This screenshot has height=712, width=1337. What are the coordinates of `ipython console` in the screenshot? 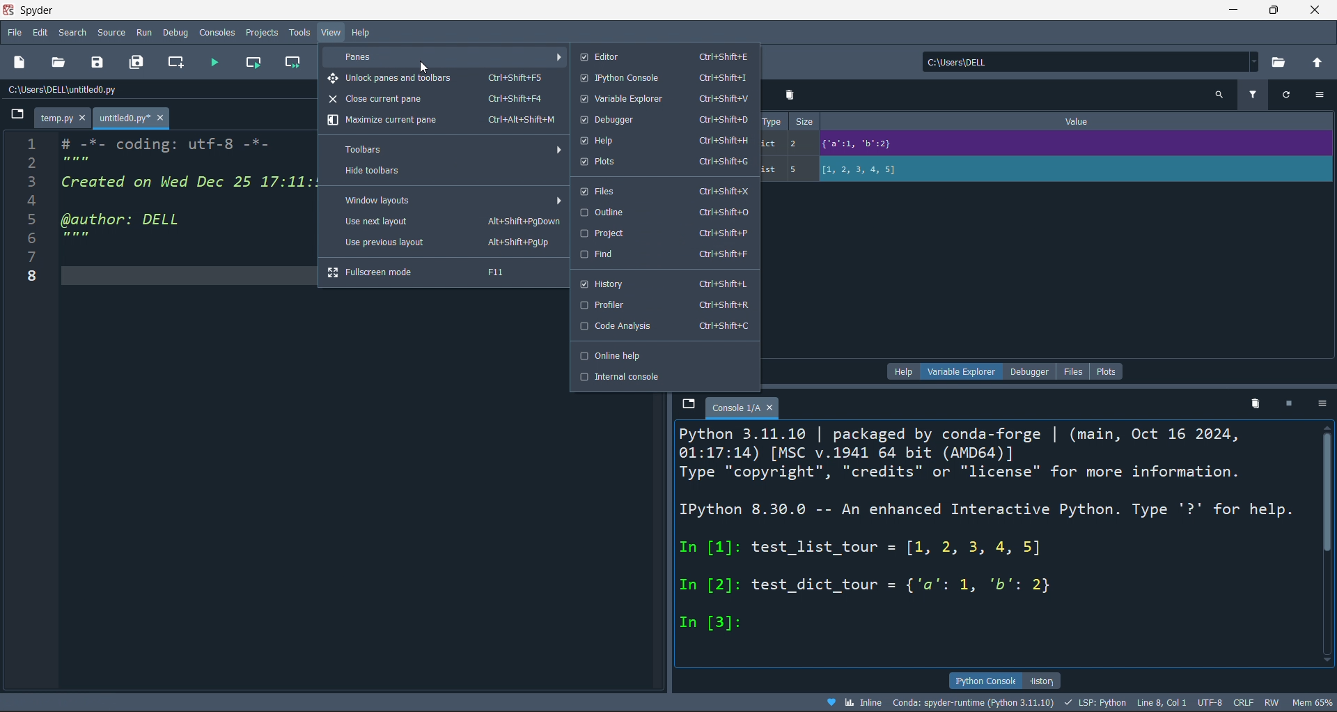 It's located at (985, 681).